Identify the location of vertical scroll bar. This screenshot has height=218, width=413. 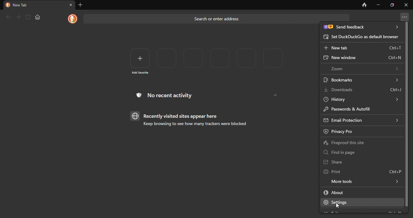
(407, 114).